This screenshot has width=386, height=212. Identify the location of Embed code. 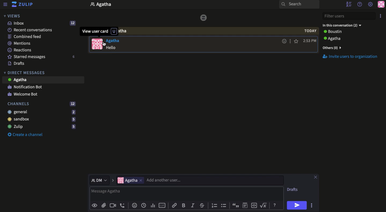
(256, 205).